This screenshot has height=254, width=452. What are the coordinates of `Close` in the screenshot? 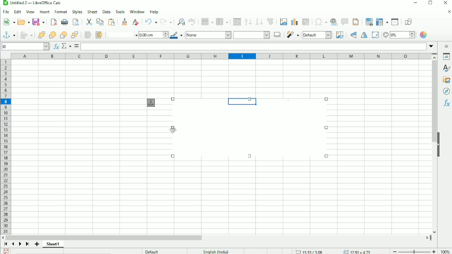 It's located at (445, 3).